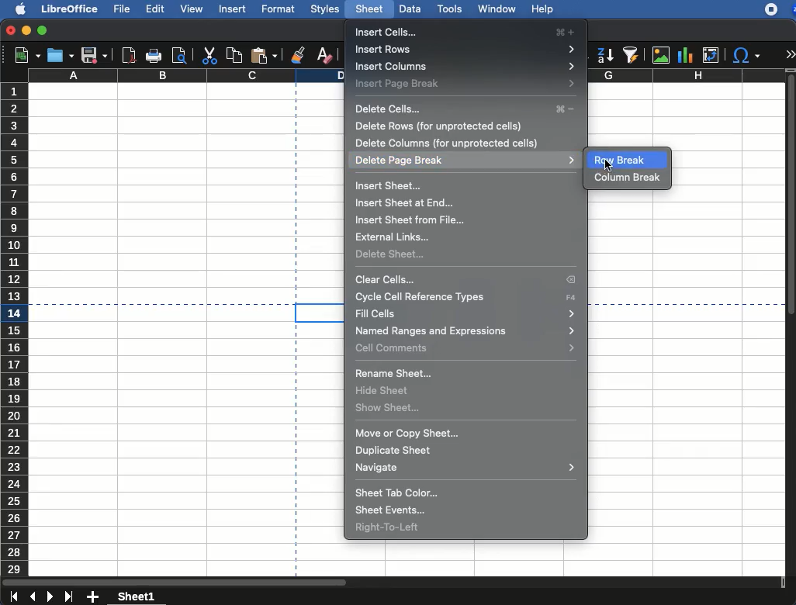 This screenshot has height=605, width=796. I want to click on styles, so click(326, 9).